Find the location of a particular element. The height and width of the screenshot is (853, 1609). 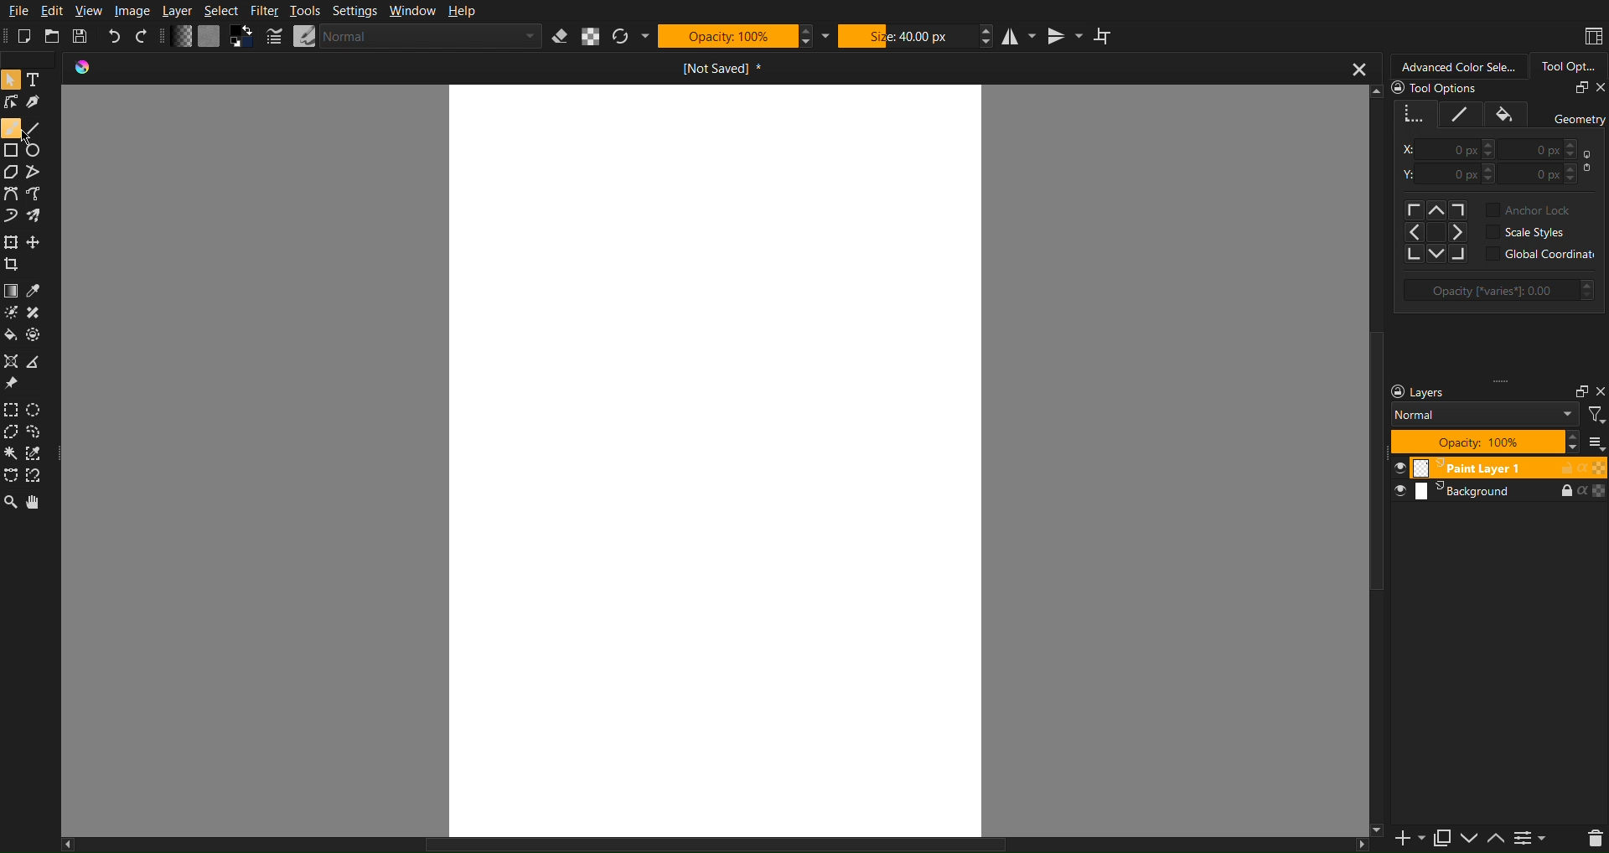

Free Move is located at coordinates (37, 241).